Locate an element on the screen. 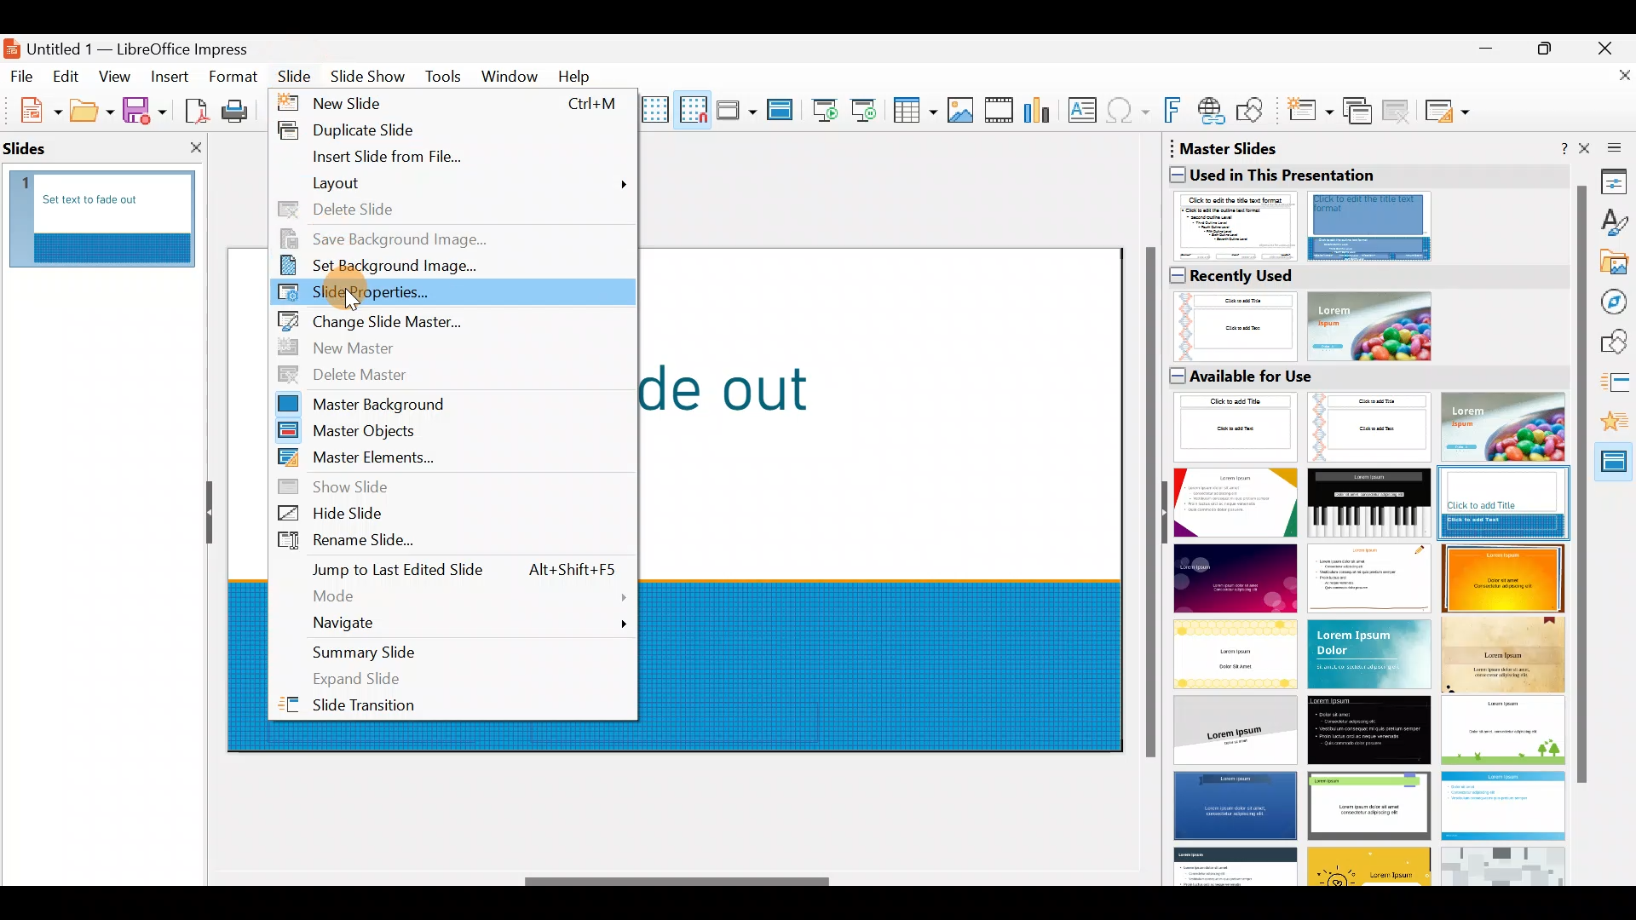 Image resolution: width=1636 pixels, height=920 pixels. Animation is located at coordinates (1616, 427).